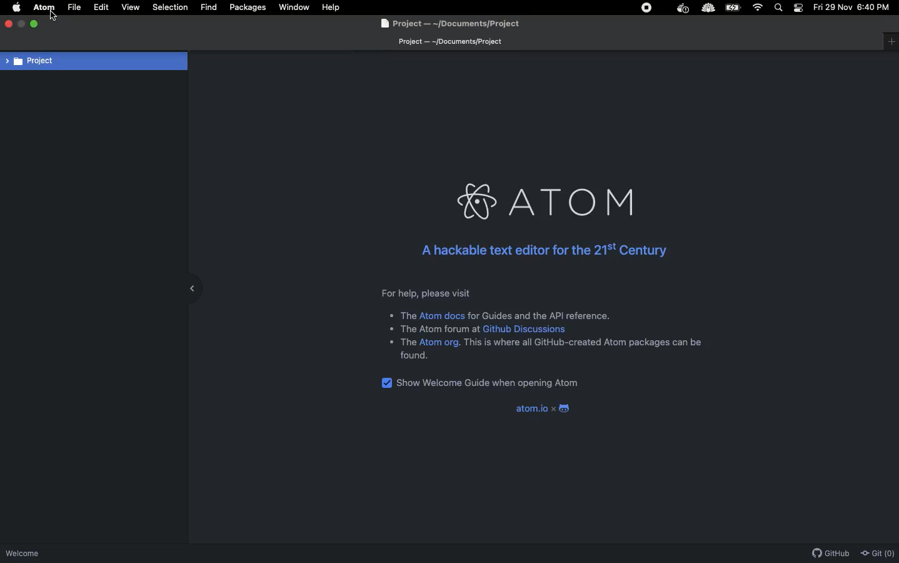 The width and height of the screenshot is (899, 563). Describe the element at coordinates (172, 8) in the screenshot. I see `Selection` at that location.